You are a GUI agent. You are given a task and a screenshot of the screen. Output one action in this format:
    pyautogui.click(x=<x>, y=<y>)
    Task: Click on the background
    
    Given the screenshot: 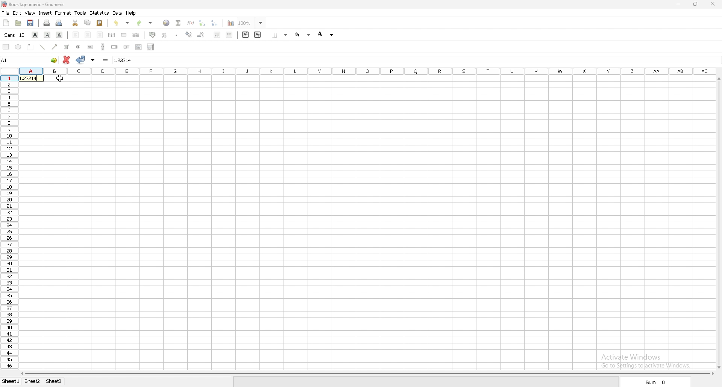 What is the action you would take?
    pyautogui.click(x=328, y=34)
    